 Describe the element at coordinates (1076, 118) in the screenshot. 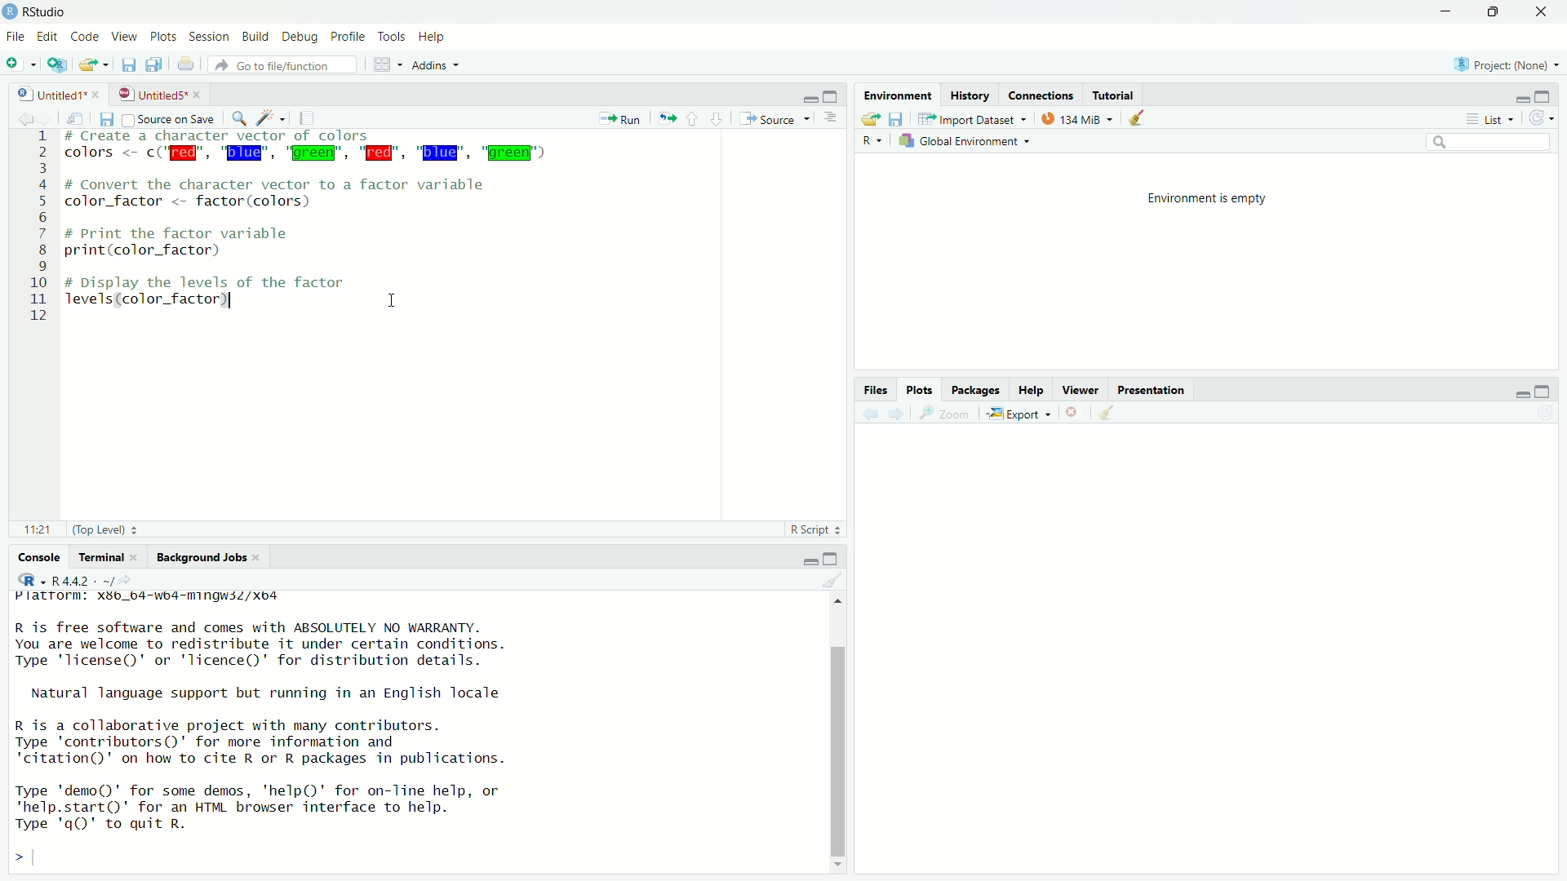

I see `134 MiB` at that location.